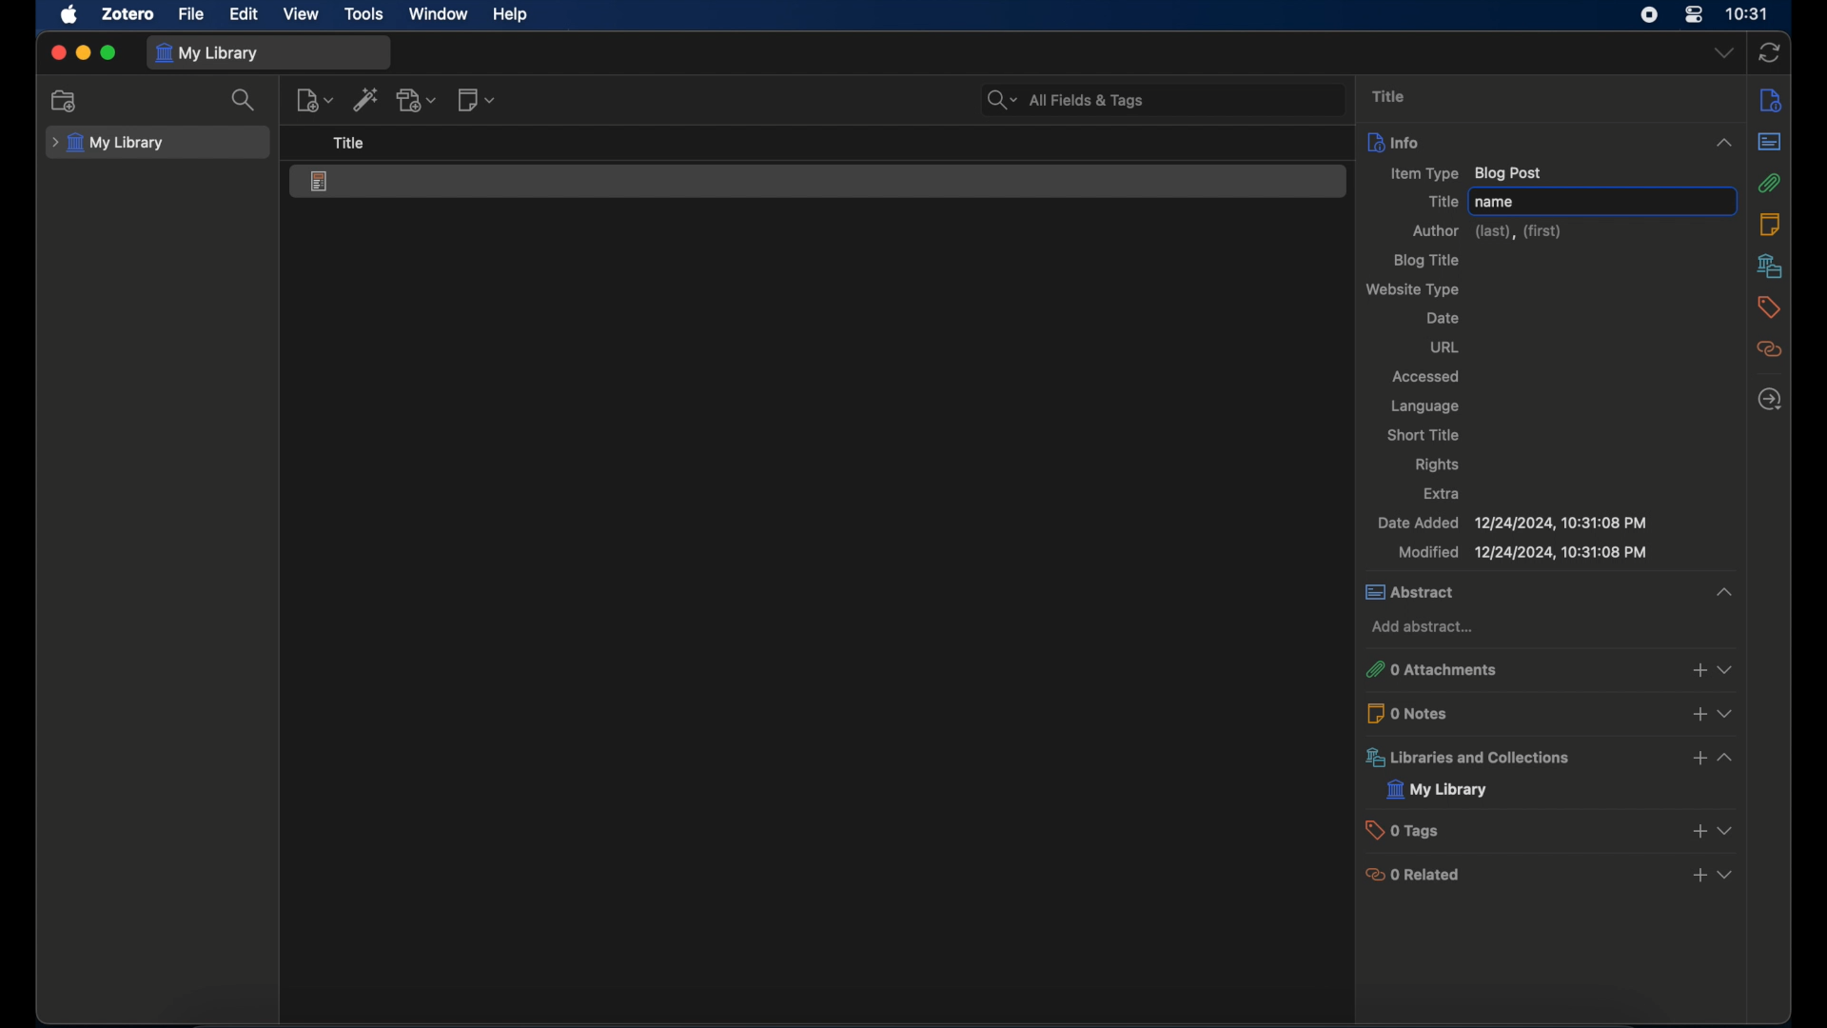  What do you see at coordinates (1748, 12) in the screenshot?
I see `time` at bounding box center [1748, 12].